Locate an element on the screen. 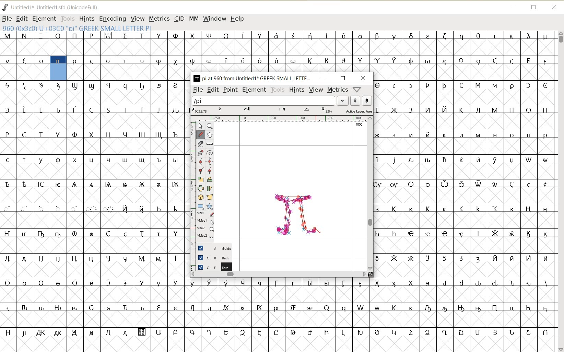  WINDOW is located at coordinates (214, 18).